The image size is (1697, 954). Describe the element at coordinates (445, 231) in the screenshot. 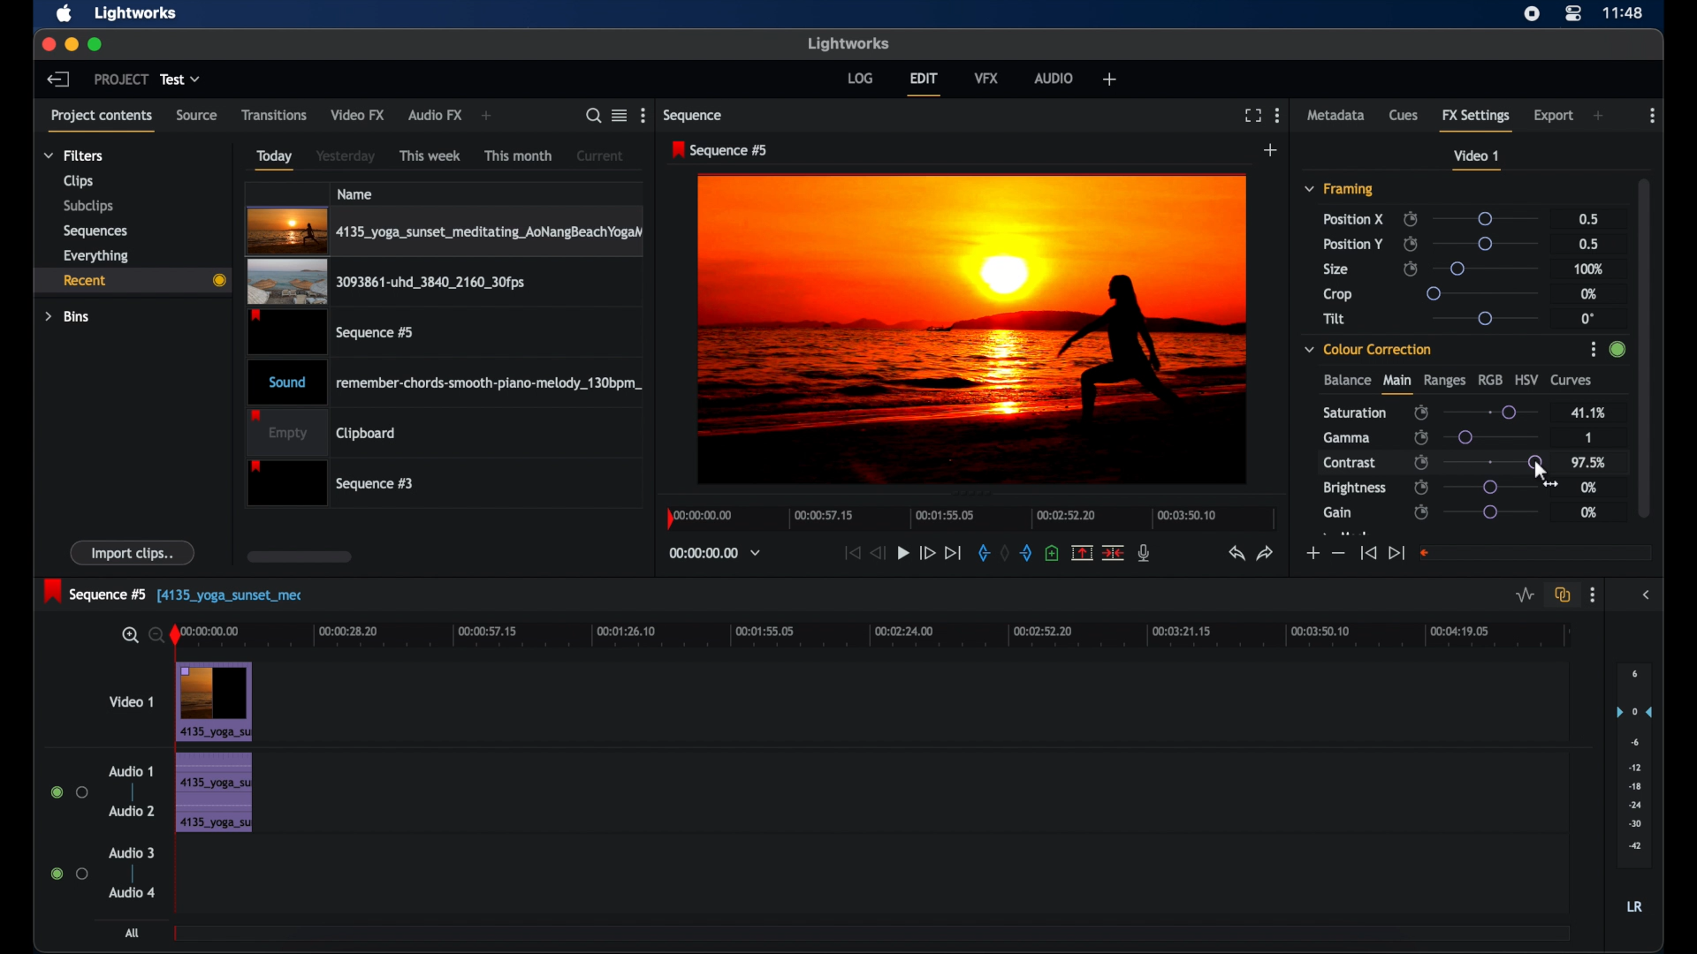

I see `video clip highlighted` at that location.